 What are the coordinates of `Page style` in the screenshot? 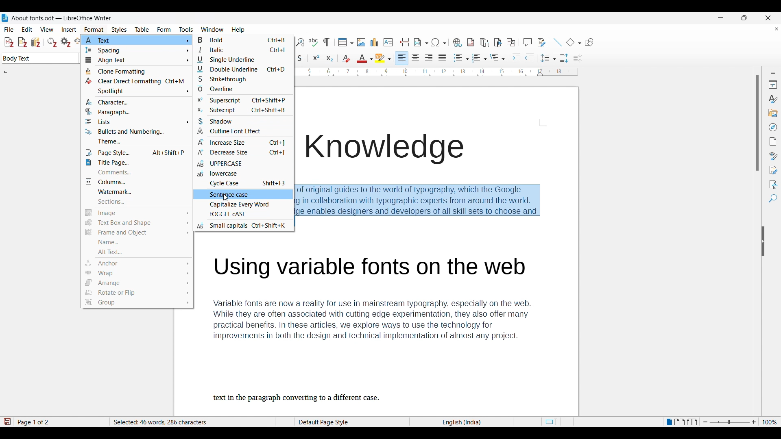 It's located at (336, 422).